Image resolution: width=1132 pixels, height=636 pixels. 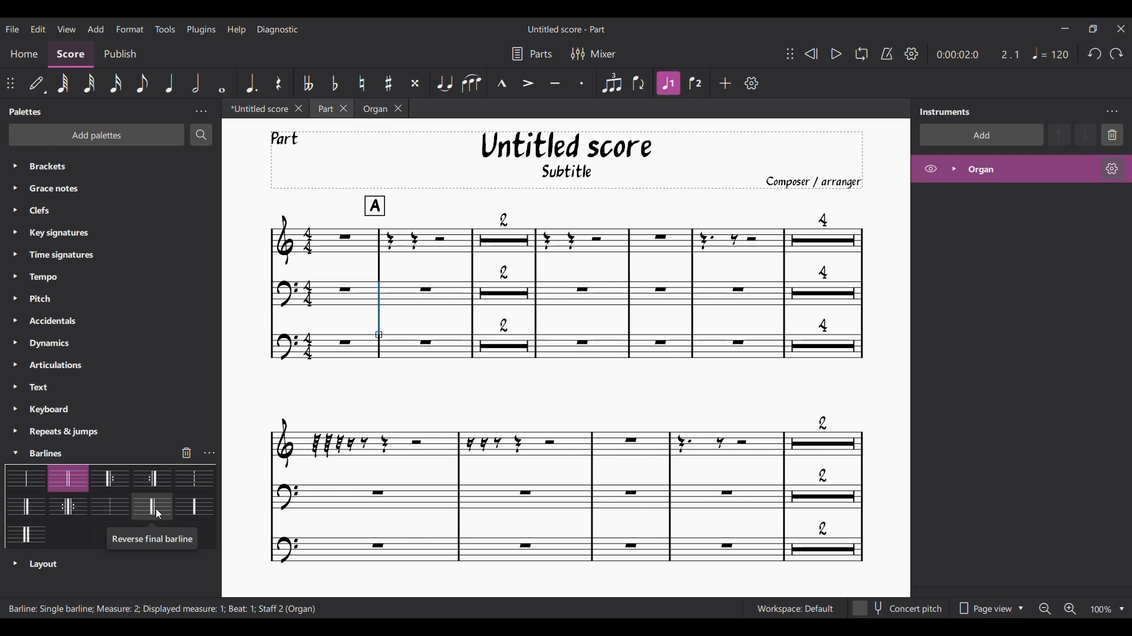 What do you see at coordinates (1113, 135) in the screenshot?
I see `Delete` at bounding box center [1113, 135].